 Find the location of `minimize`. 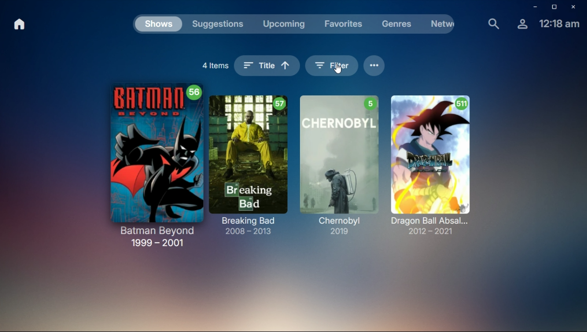

minimize is located at coordinates (534, 7).